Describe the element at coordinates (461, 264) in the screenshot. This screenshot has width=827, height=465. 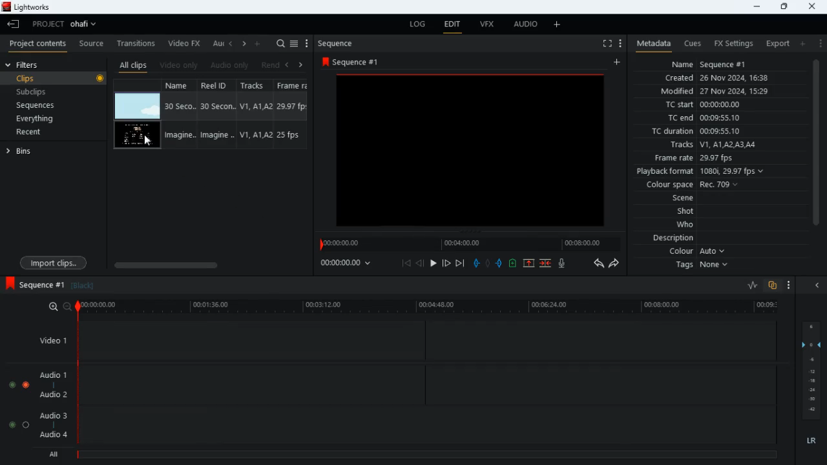
I see `end` at that location.